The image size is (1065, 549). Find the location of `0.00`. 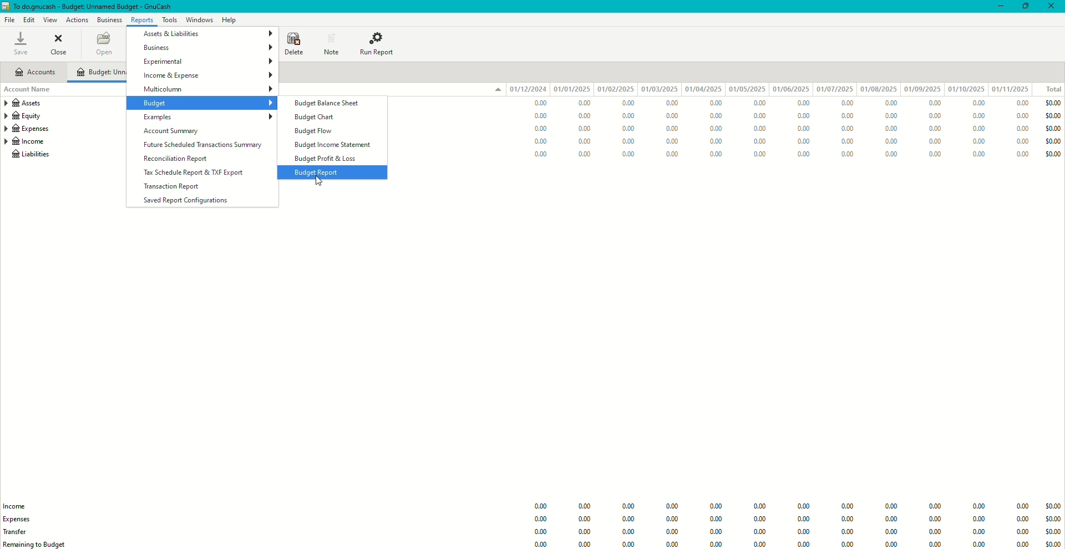

0.00 is located at coordinates (803, 154).